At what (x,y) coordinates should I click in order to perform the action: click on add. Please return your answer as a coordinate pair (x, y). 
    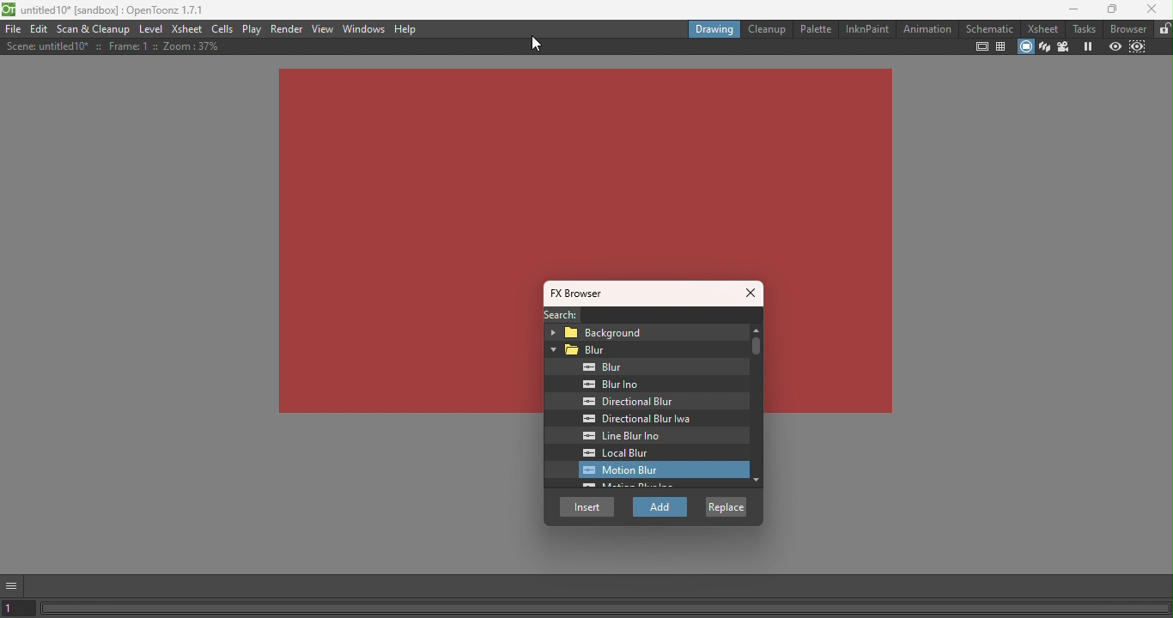
    Looking at the image, I should click on (661, 507).